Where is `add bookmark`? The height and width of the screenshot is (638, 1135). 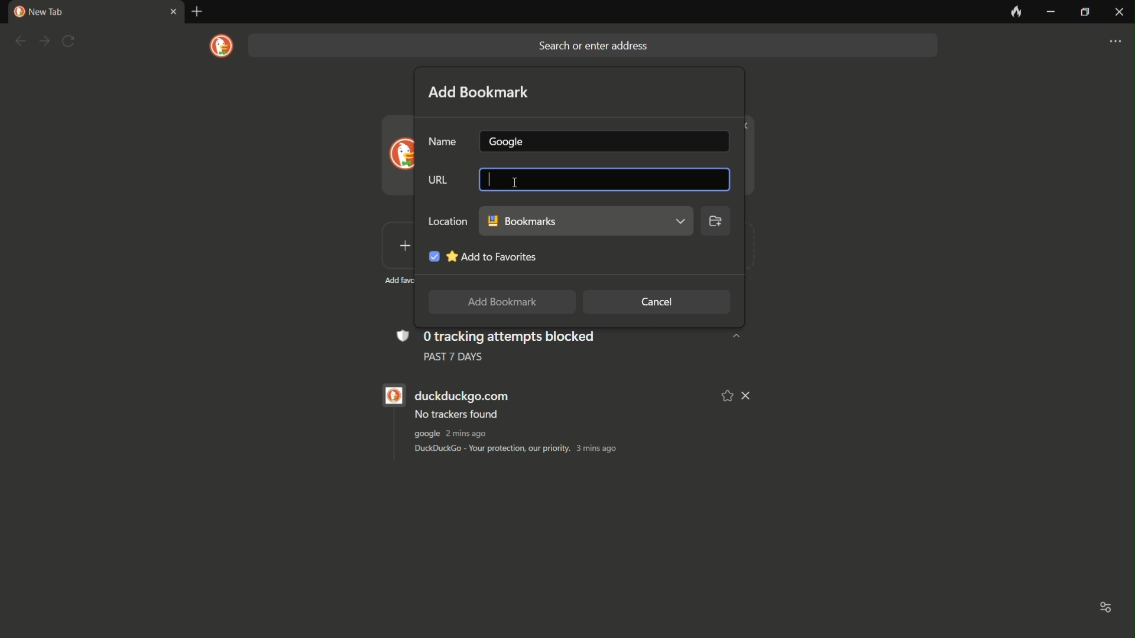
add bookmark is located at coordinates (479, 92).